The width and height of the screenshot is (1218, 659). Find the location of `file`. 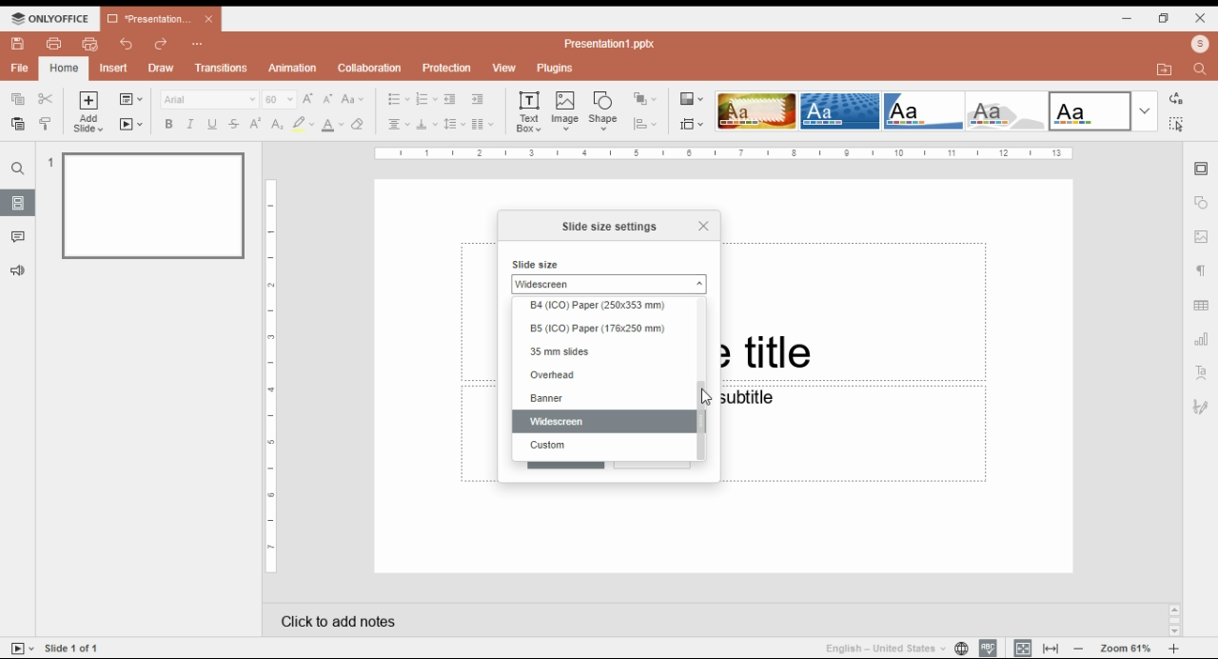

file is located at coordinates (20, 68).